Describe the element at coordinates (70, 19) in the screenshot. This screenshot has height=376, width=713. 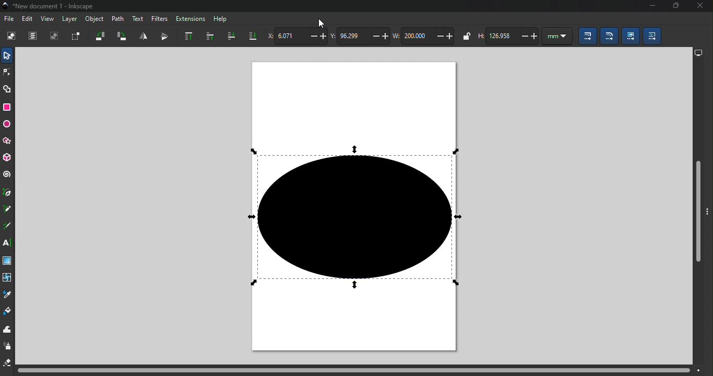
I see `Layer` at that location.